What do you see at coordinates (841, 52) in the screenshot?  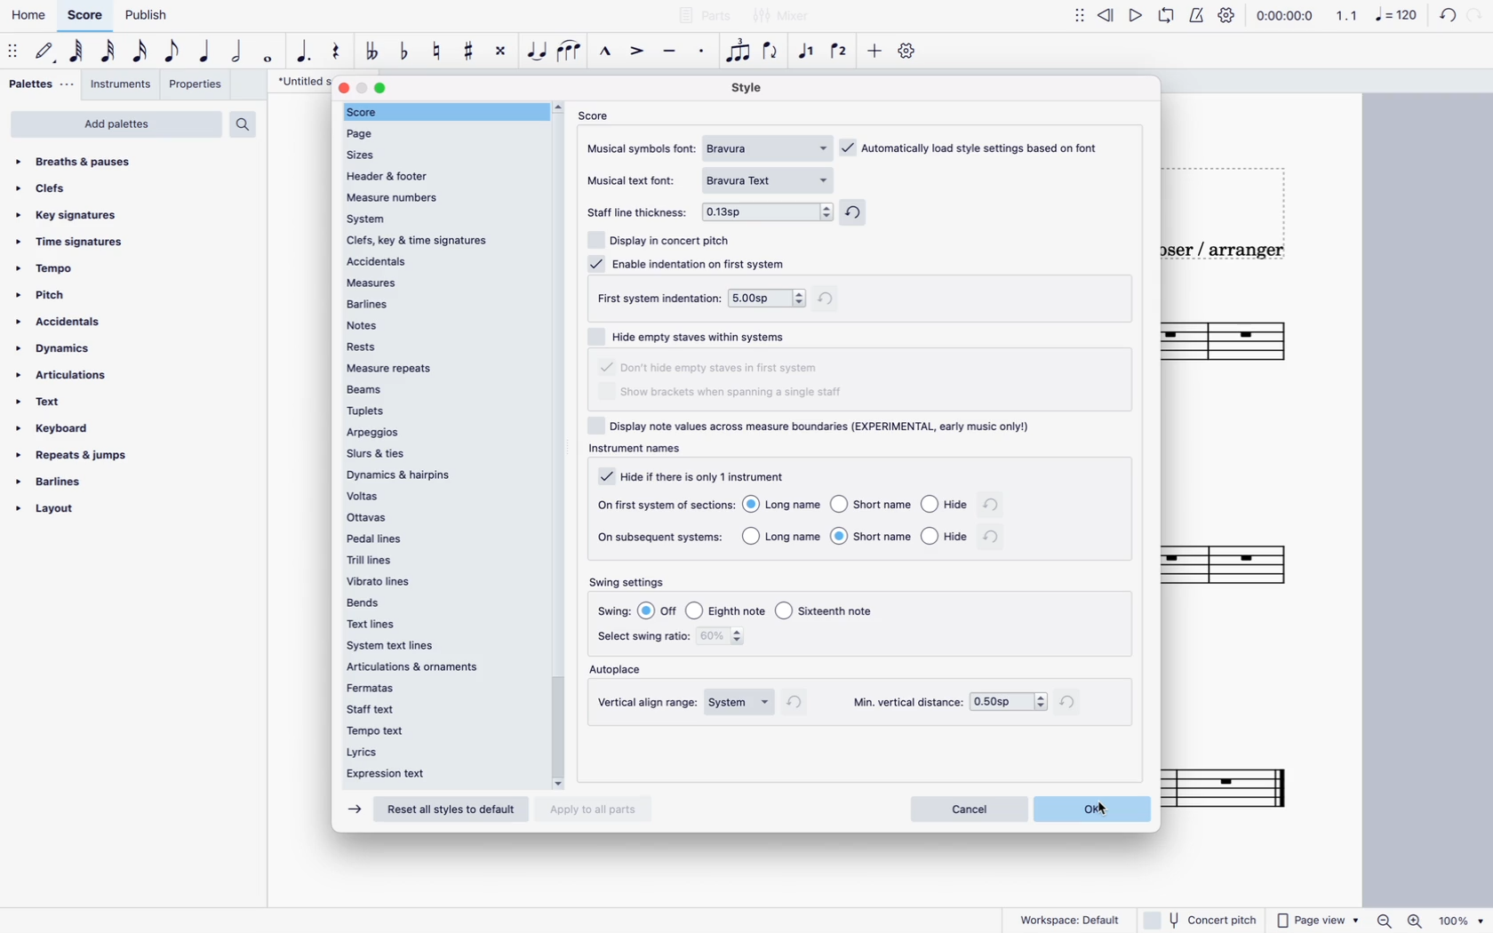 I see `voice 2` at bounding box center [841, 52].